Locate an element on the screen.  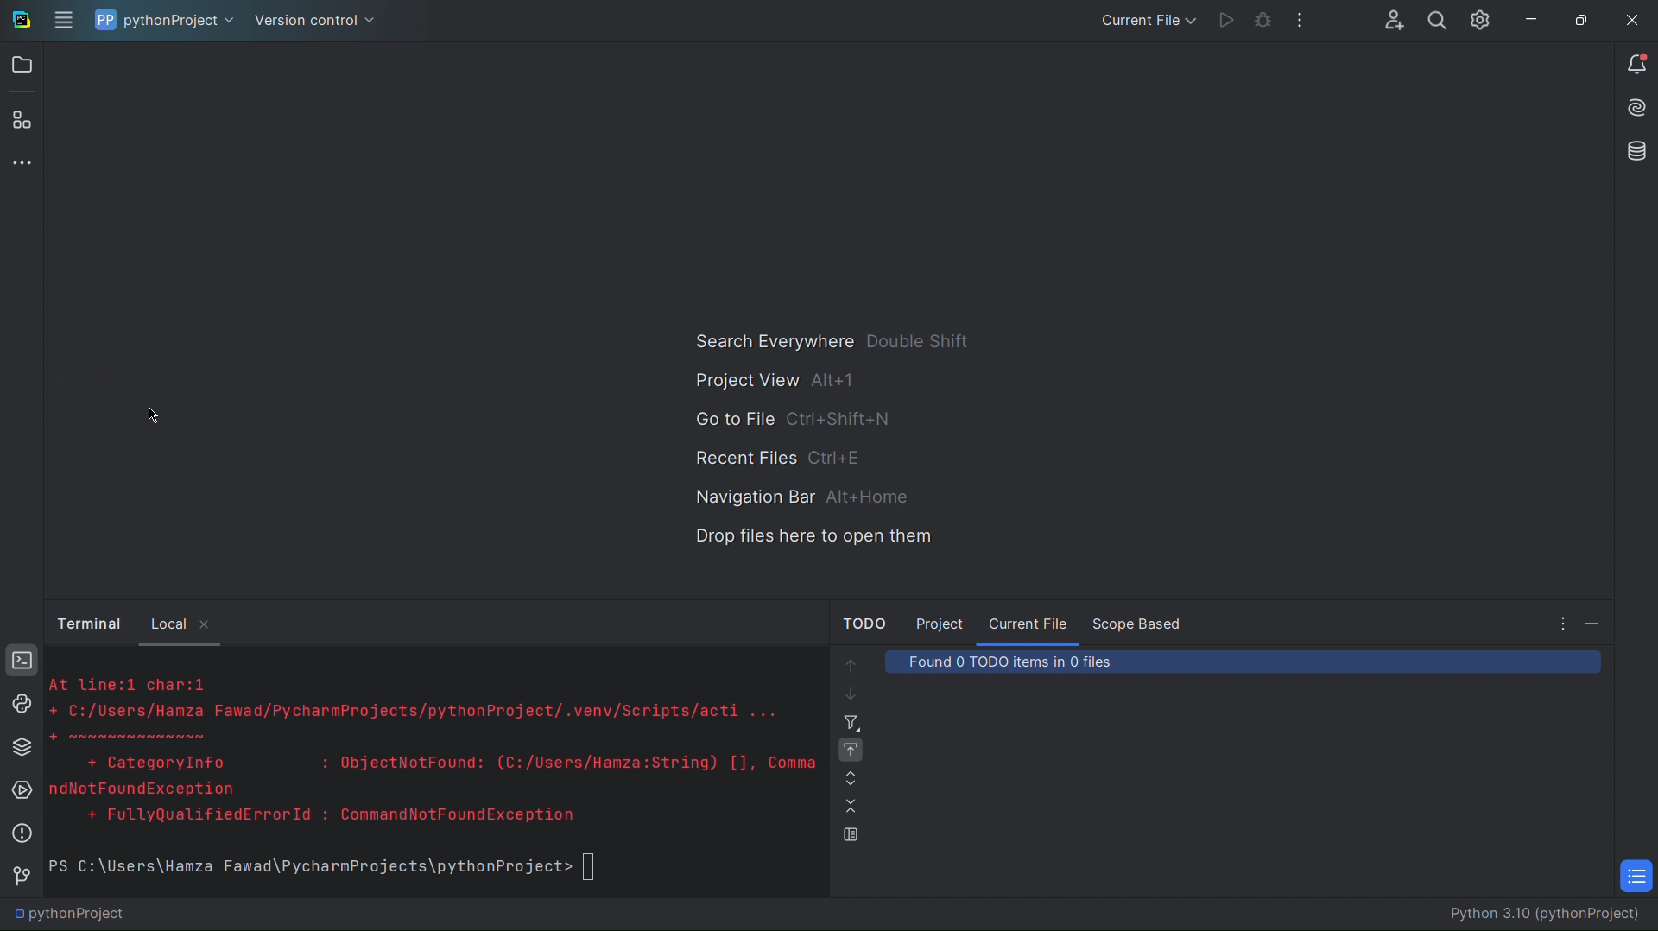
Go to File is located at coordinates (794, 423).